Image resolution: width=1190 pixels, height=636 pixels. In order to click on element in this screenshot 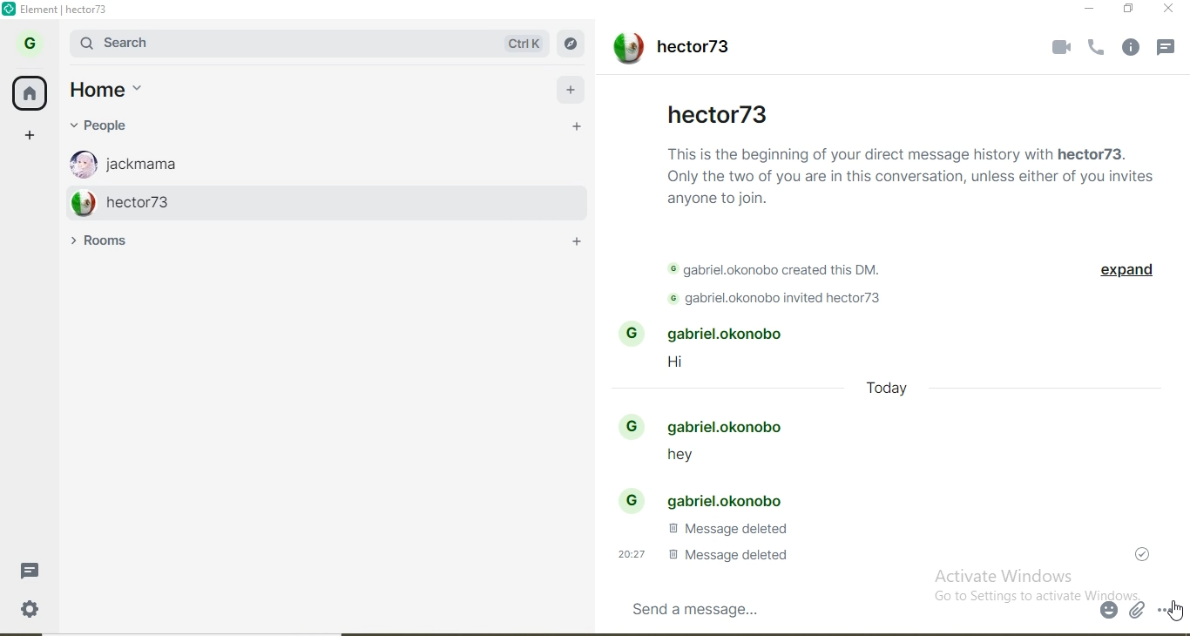, I will do `click(64, 10)`.